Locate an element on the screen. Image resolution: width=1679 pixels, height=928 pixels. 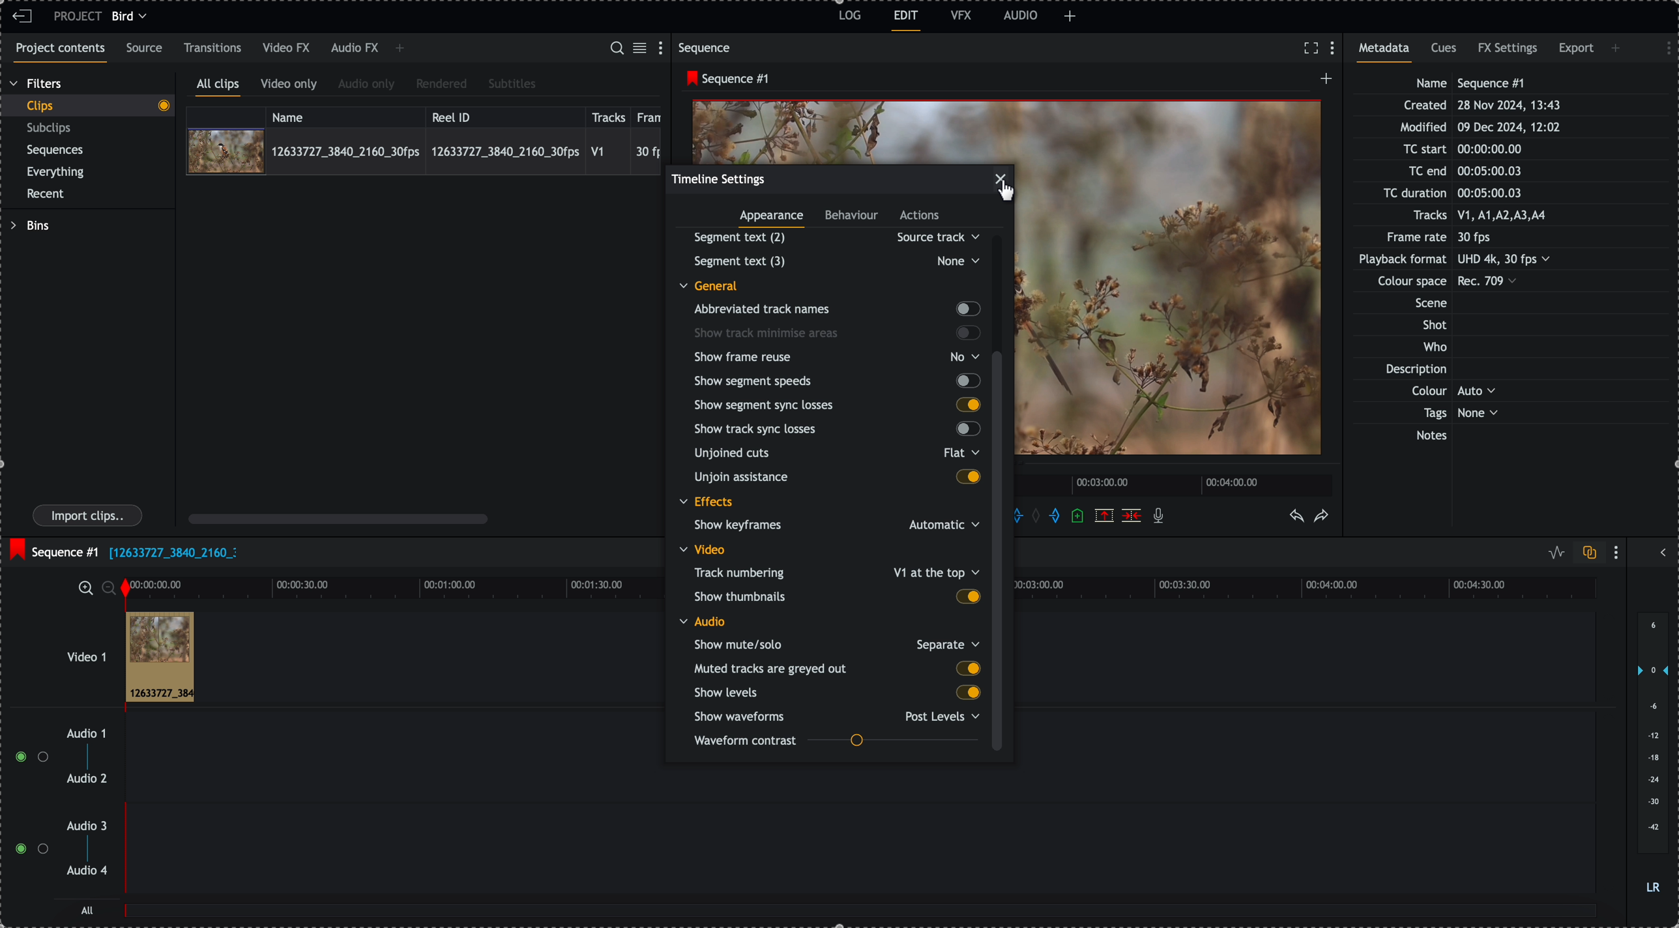
show settings menu is located at coordinates (1662, 46).